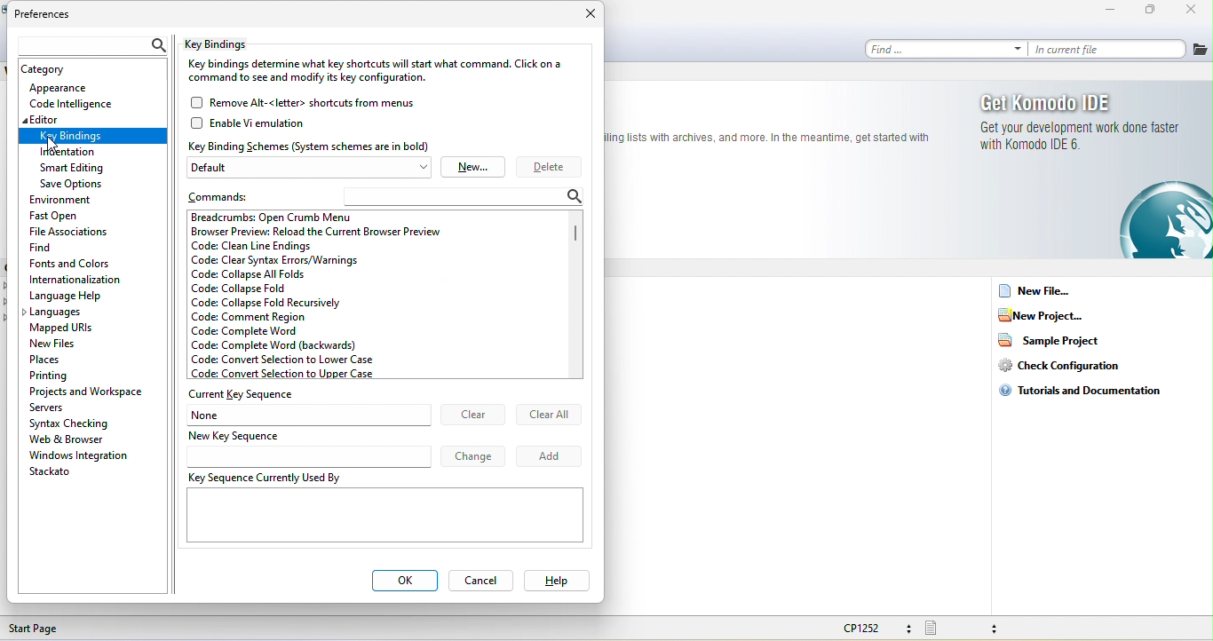  Describe the element at coordinates (261, 123) in the screenshot. I see `enable vi emulation` at that location.